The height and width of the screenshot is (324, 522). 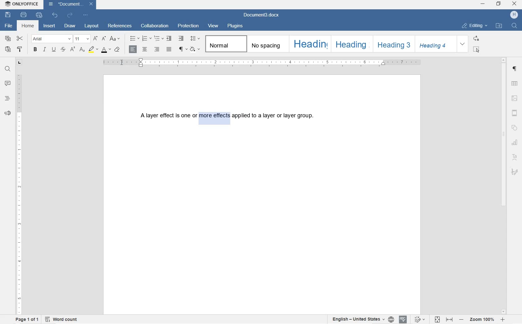 What do you see at coordinates (132, 49) in the screenshot?
I see `ALIGN LEFT` at bounding box center [132, 49].